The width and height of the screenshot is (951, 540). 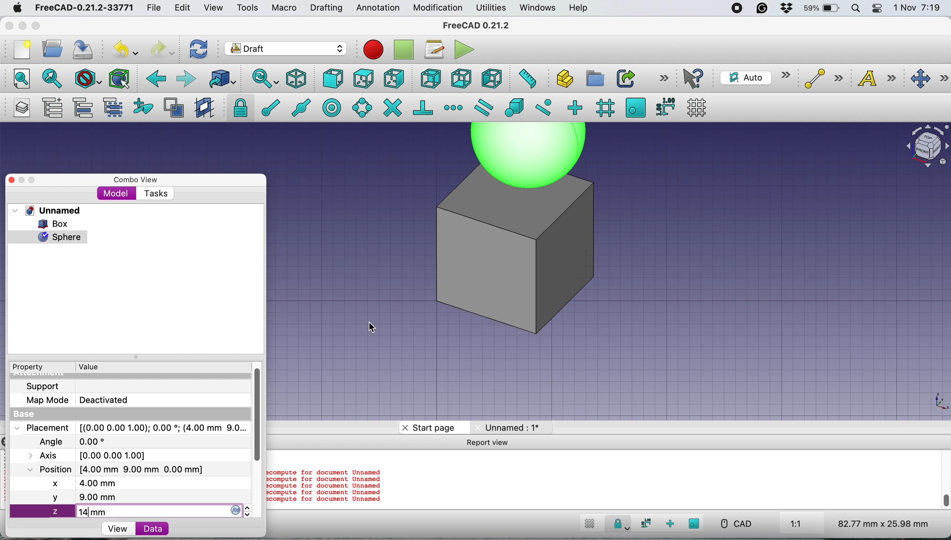 I want to click on vertical scroll bar, so click(x=258, y=415).